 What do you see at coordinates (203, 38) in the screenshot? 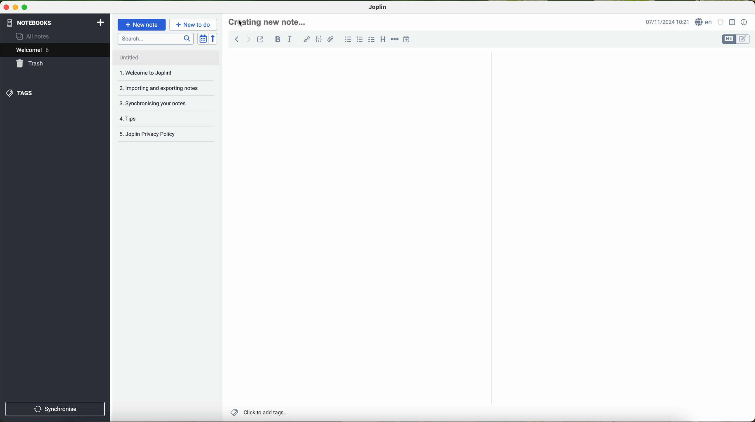
I see `toggle sort order field` at bounding box center [203, 38].